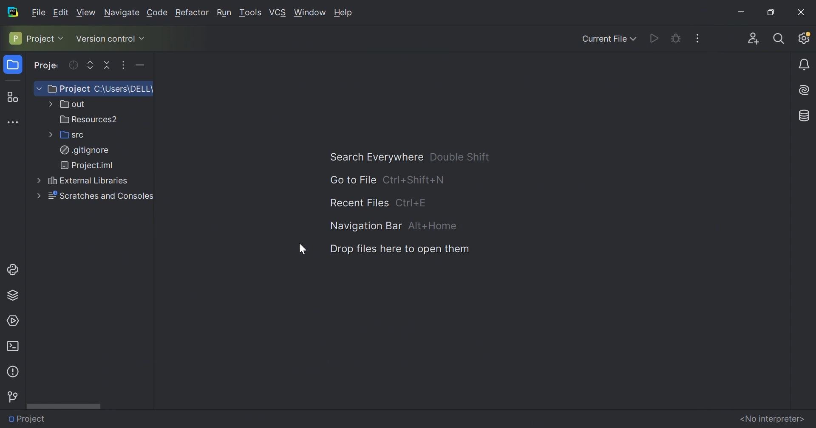  Describe the element at coordinates (143, 37) in the screenshot. I see `Drop Down` at that location.